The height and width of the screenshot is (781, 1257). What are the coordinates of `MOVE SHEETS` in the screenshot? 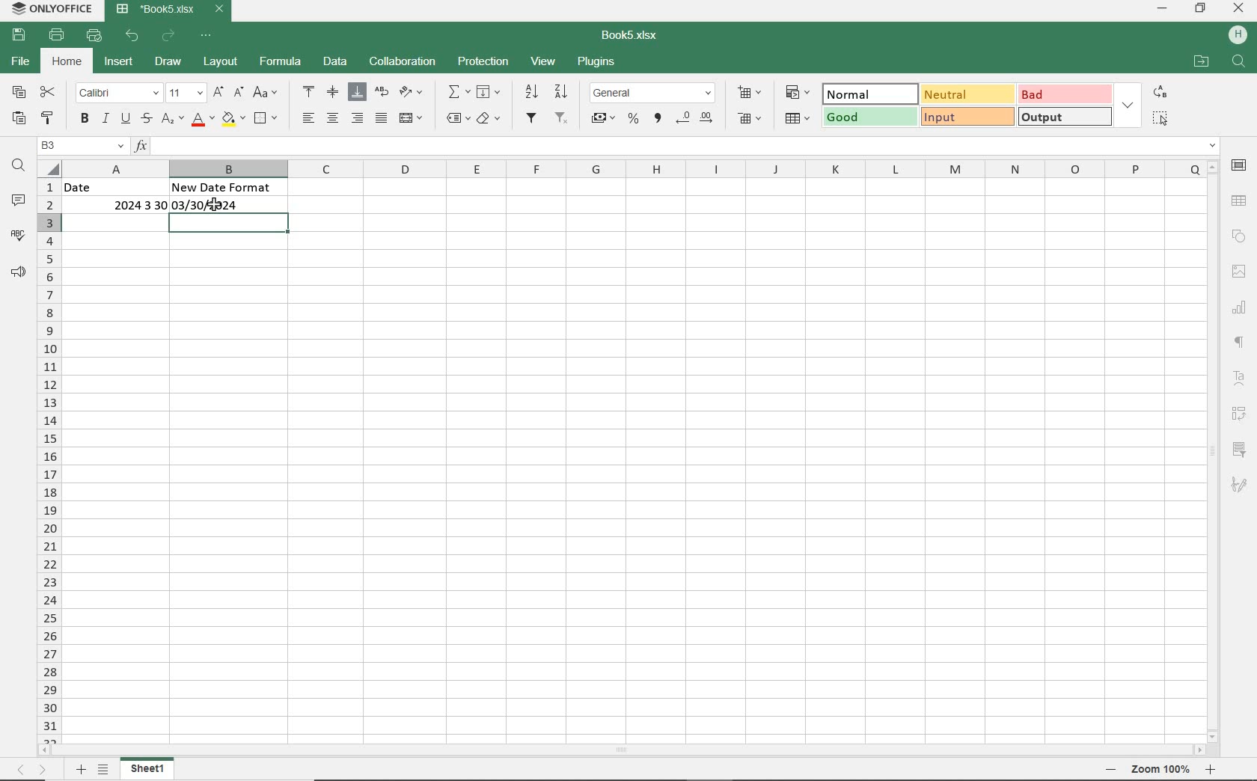 It's located at (31, 770).